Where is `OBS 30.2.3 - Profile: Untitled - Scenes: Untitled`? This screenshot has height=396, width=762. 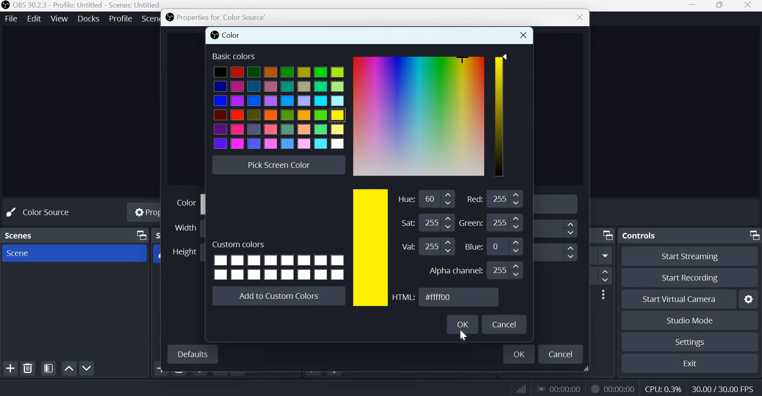
OBS 30.2.3 - Profile: Untitled - Scenes: Untitled is located at coordinates (87, 6).